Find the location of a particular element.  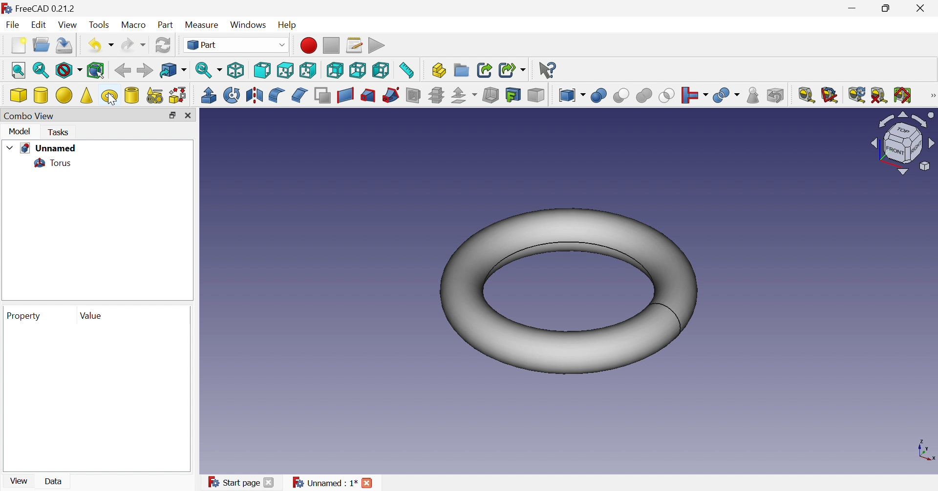

Fillet... is located at coordinates (276, 96).